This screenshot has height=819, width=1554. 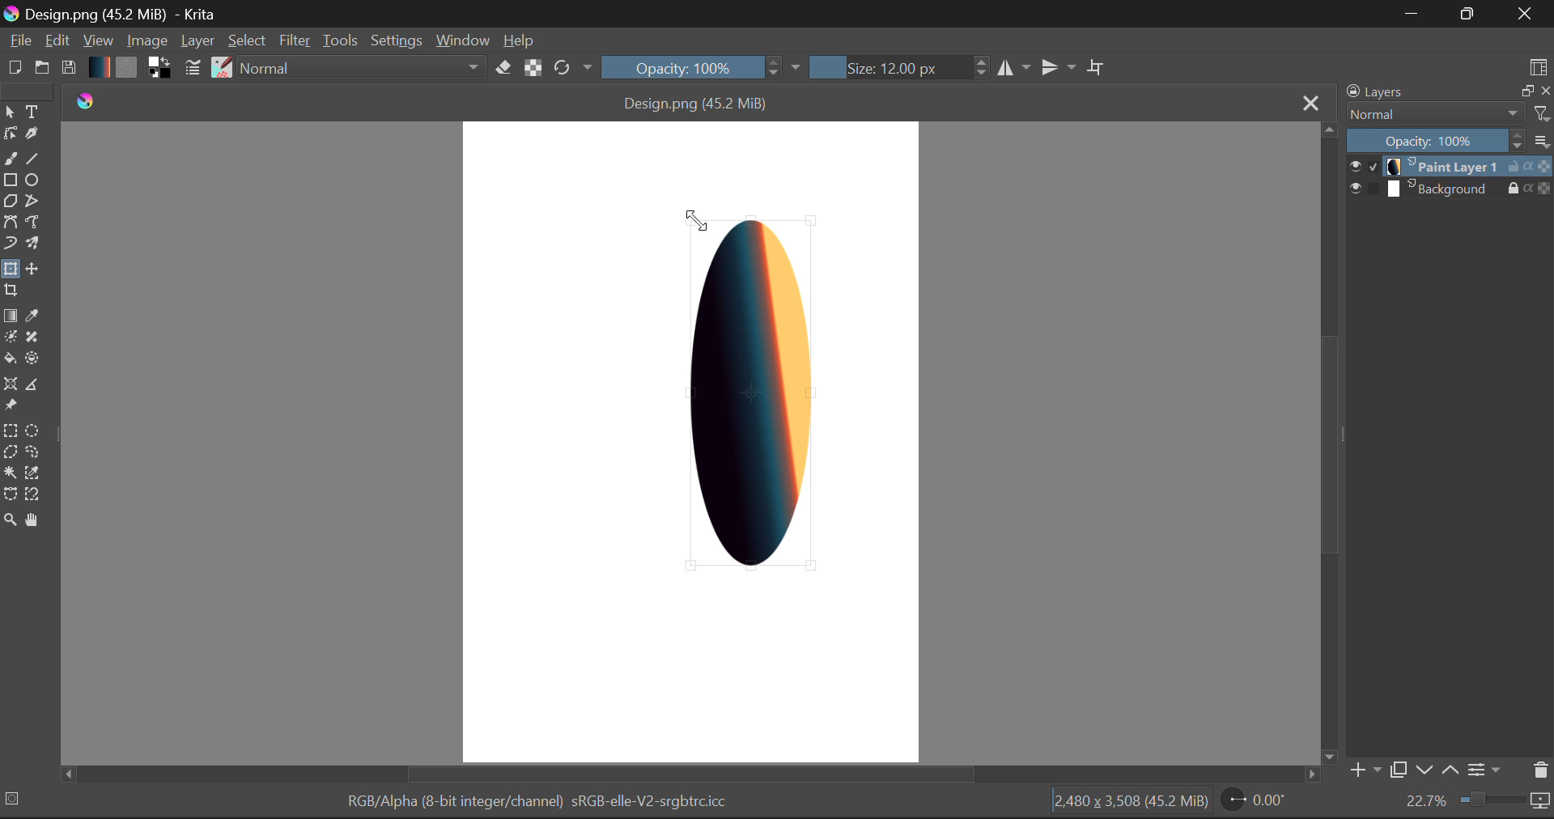 What do you see at coordinates (10, 203) in the screenshot?
I see `Polygon` at bounding box center [10, 203].